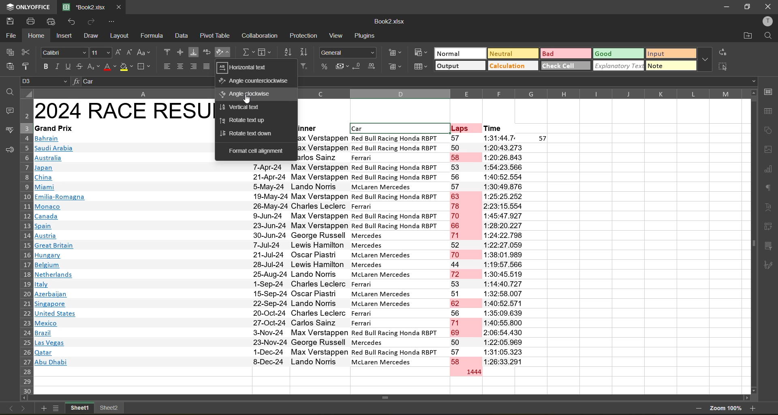 This screenshot has height=415, width=778. Describe the element at coordinates (93, 67) in the screenshot. I see `sub/superscript` at that location.